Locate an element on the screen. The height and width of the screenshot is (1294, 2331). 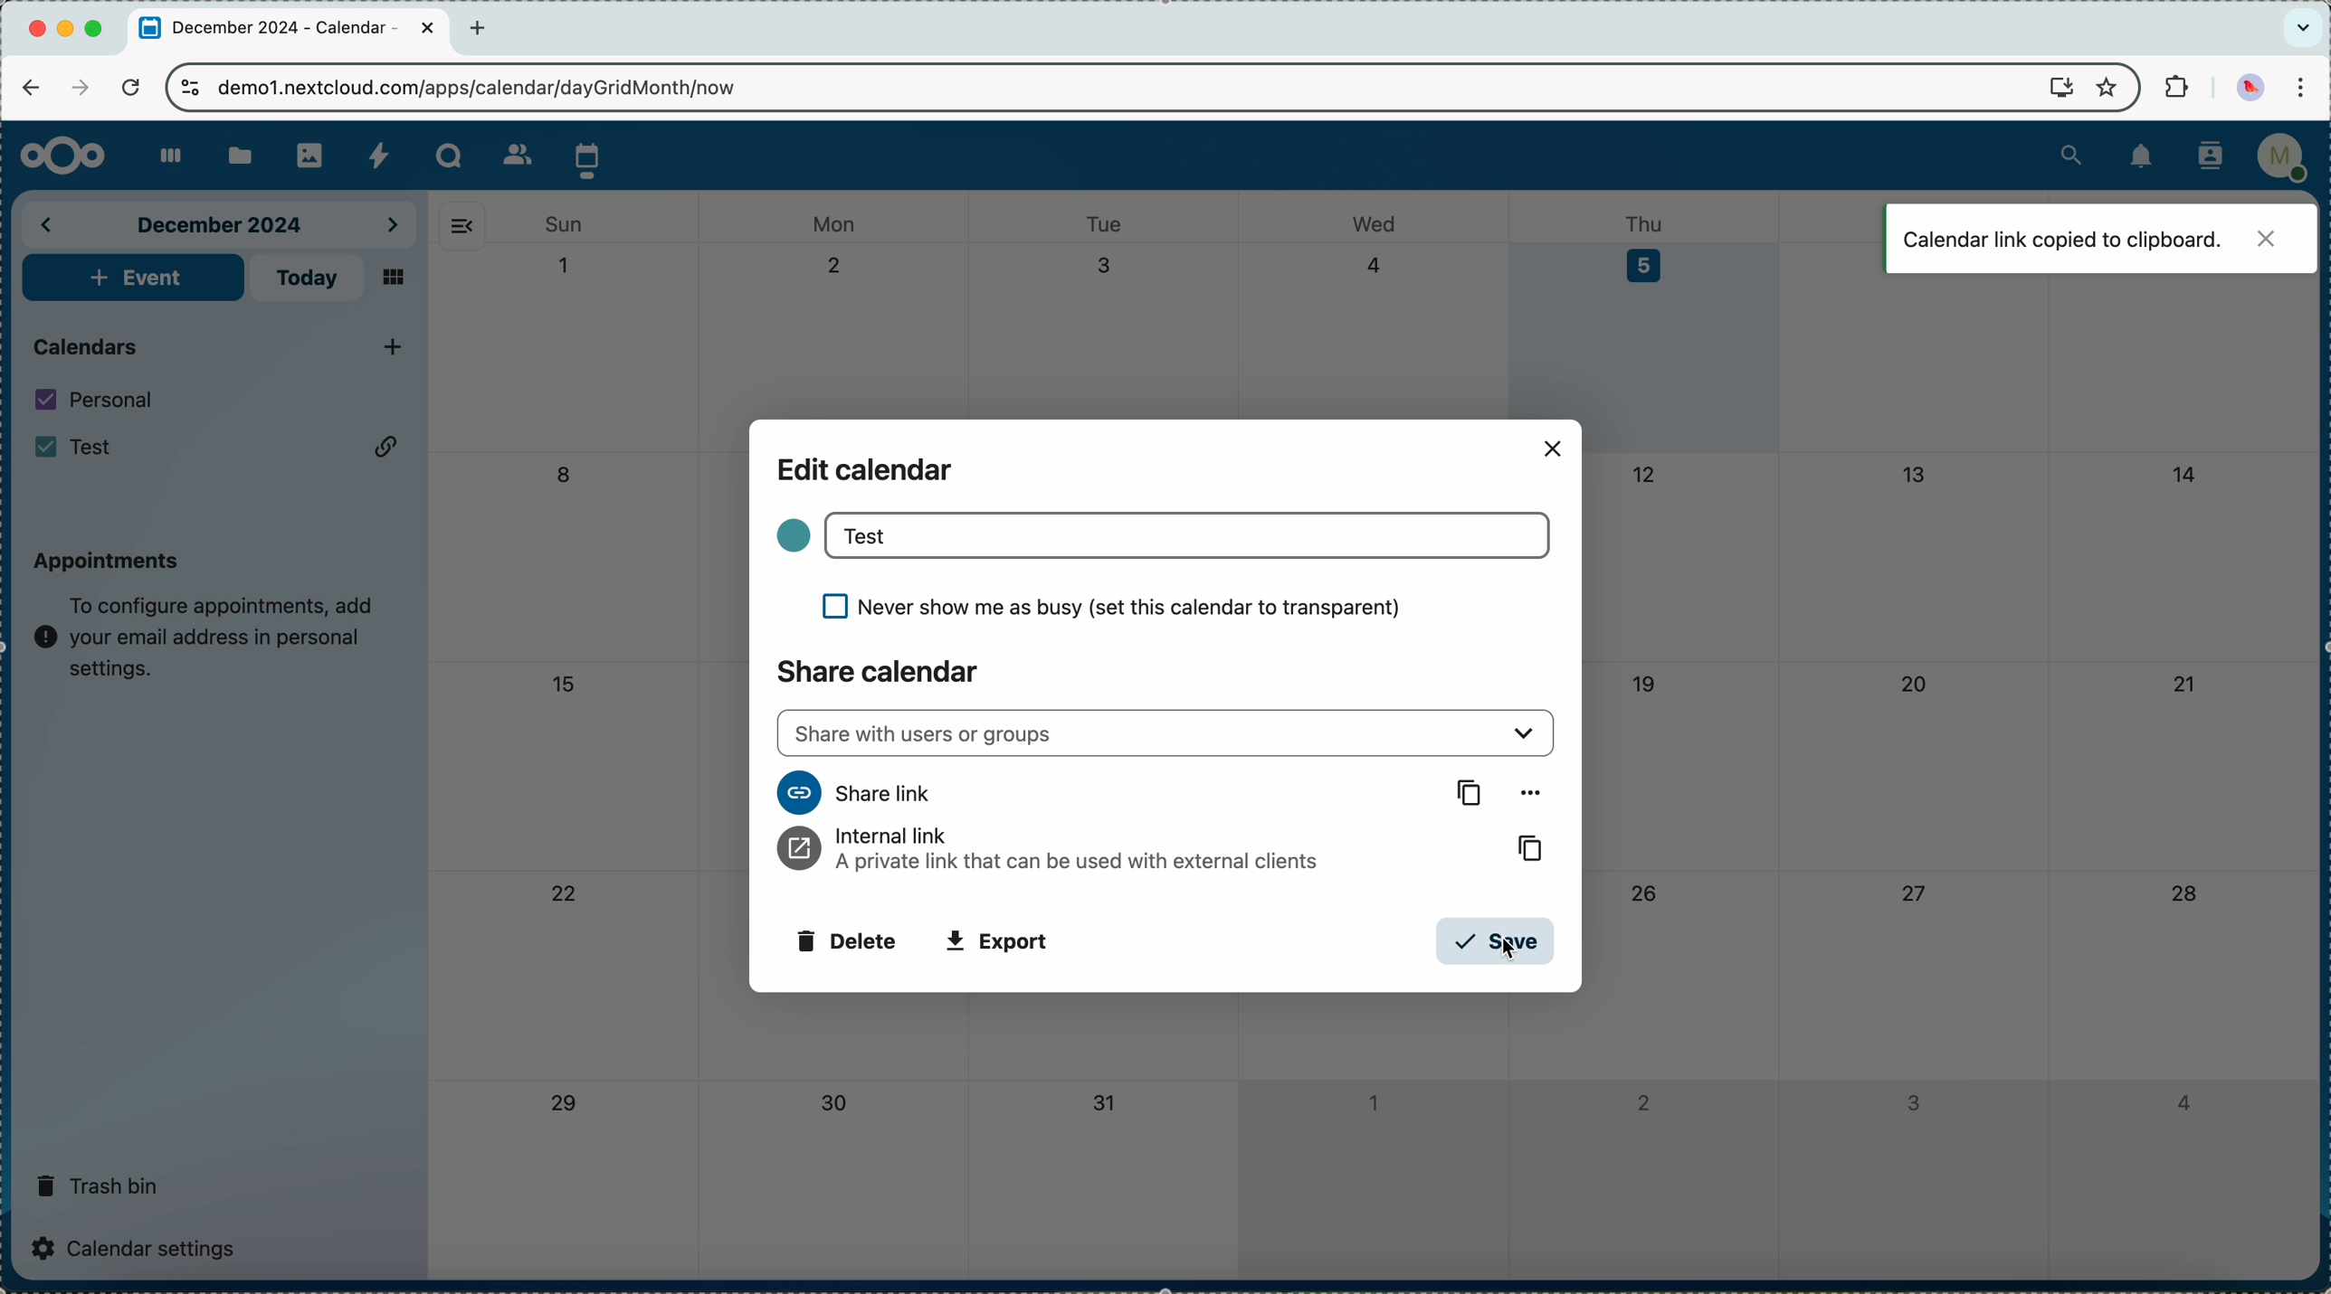
21 is located at coordinates (2184, 684).